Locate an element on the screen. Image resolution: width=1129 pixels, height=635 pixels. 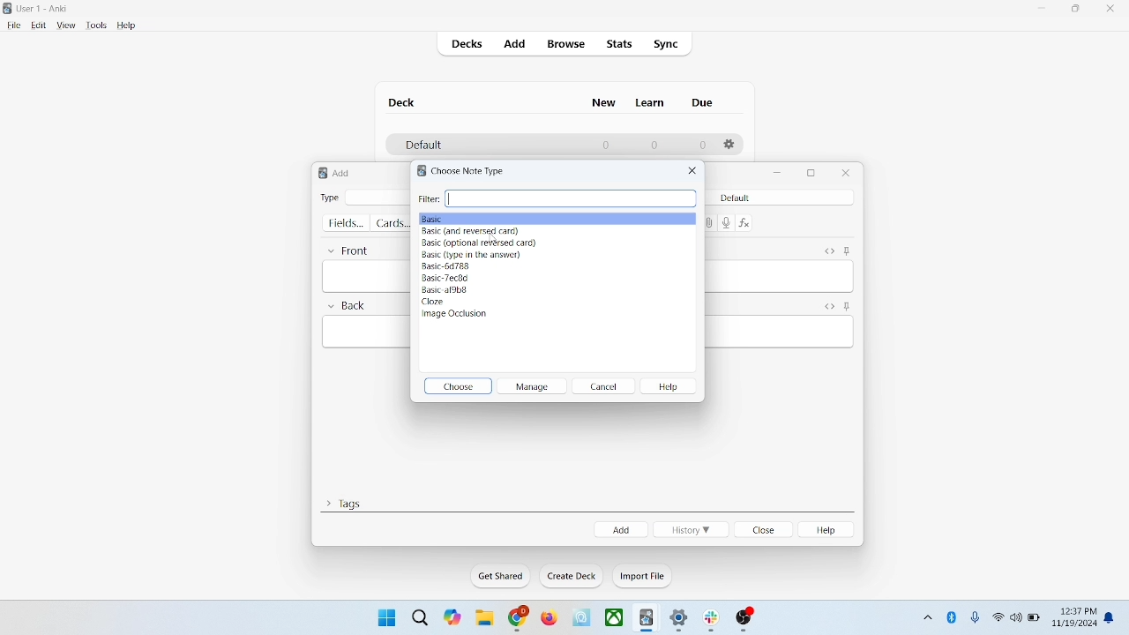
manage is located at coordinates (531, 385).